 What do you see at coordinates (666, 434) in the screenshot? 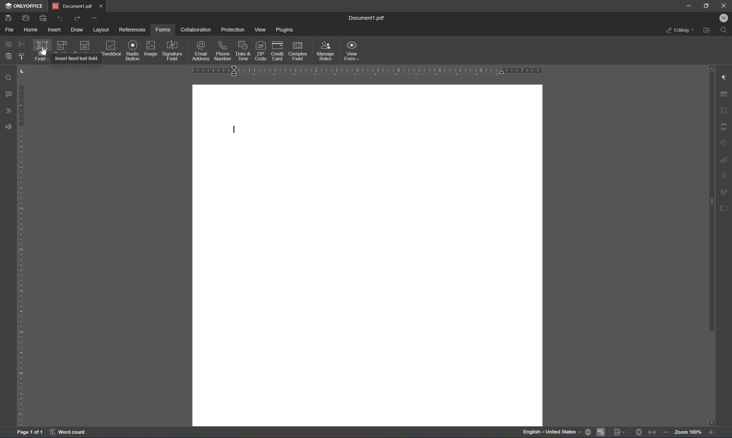
I see `zoom out` at bounding box center [666, 434].